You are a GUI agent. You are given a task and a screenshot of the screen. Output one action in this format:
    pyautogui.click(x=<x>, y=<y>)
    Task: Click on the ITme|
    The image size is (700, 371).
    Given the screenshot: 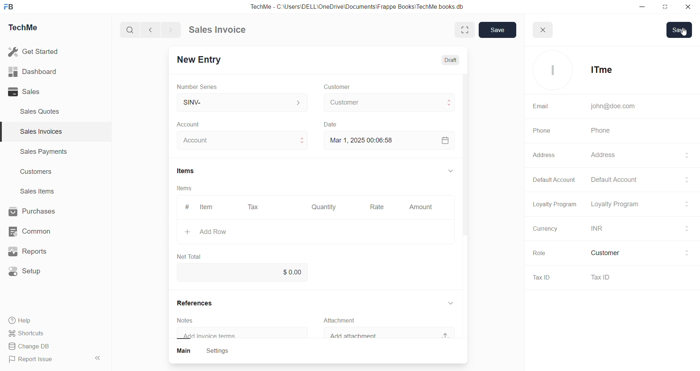 What is the action you would take?
    pyautogui.click(x=390, y=102)
    